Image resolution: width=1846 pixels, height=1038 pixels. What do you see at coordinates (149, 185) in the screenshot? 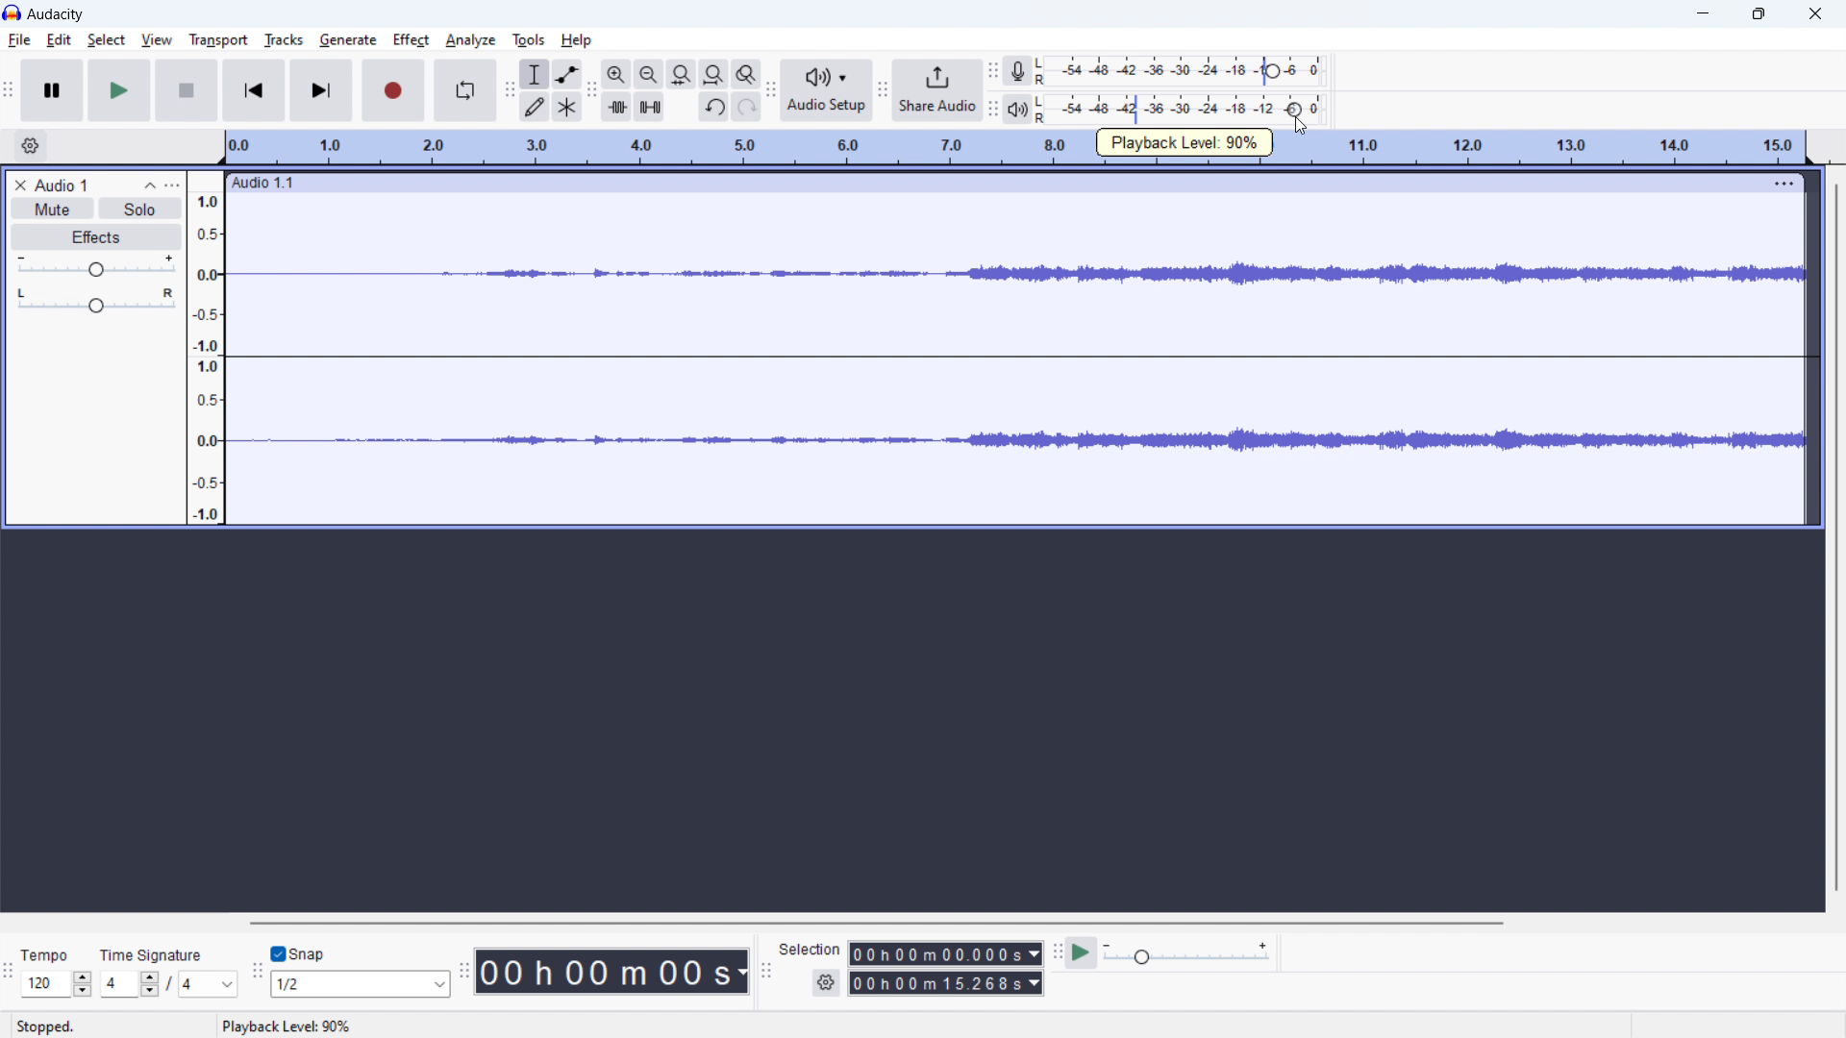
I see `collapse` at bounding box center [149, 185].